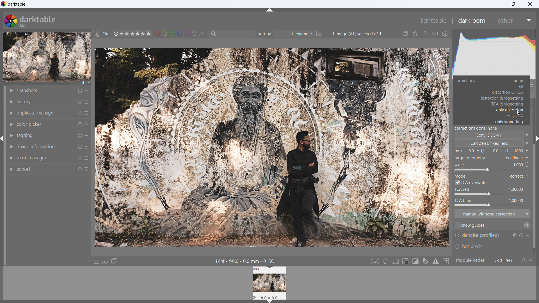 This screenshot has width=539, height=303. I want to click on toggle guidelines, so click(446, 261).